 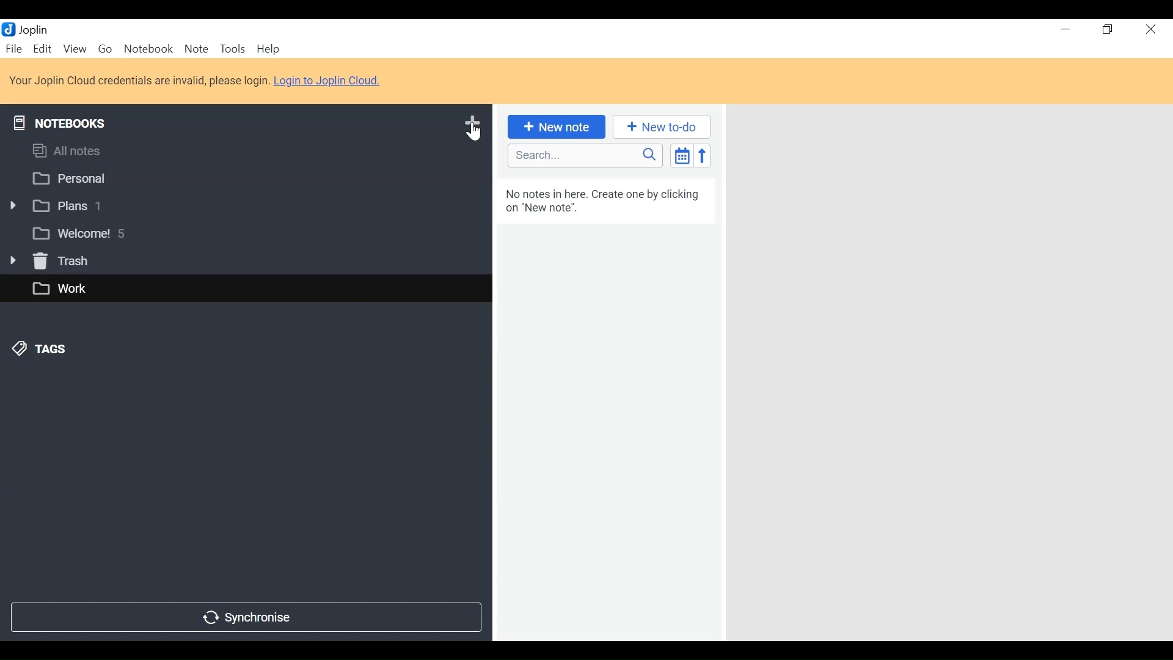 What do you see at coordinates (63, 124) in the screenshot?
I see `Notebooks` at bounding box center [63, 124].